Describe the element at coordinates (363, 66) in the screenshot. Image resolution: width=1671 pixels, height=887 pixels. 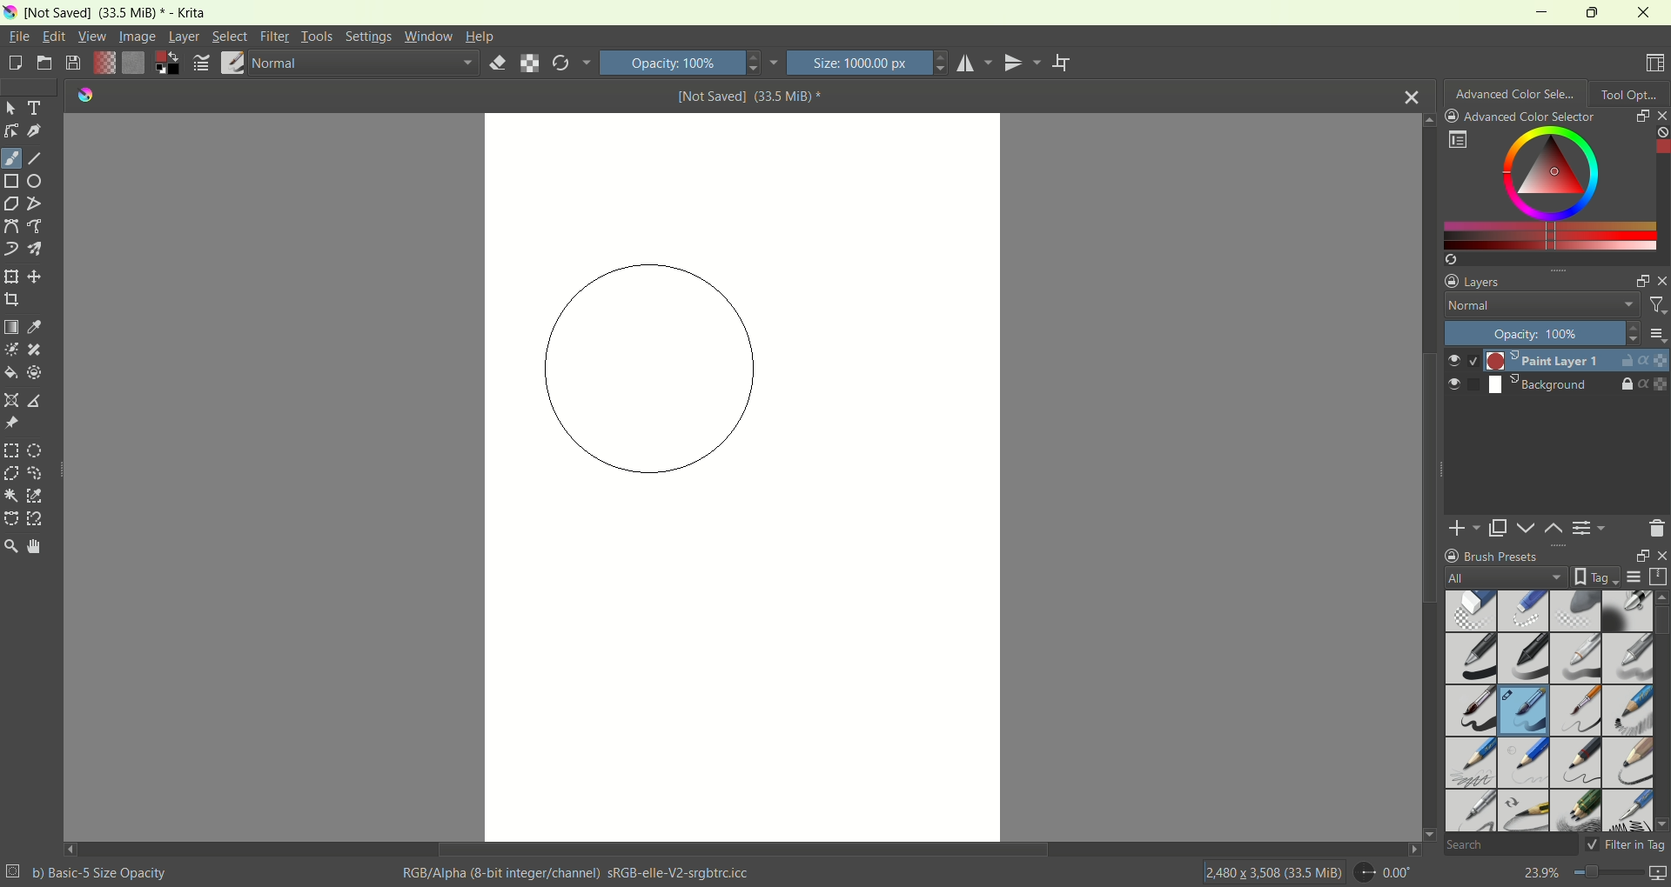
I see `normal` at that location.